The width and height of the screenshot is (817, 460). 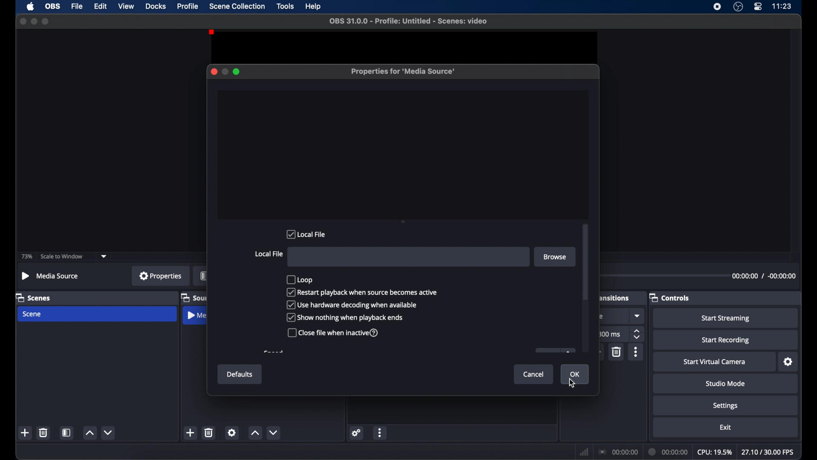 I want to click on decrement, so click(x=108, y=432).